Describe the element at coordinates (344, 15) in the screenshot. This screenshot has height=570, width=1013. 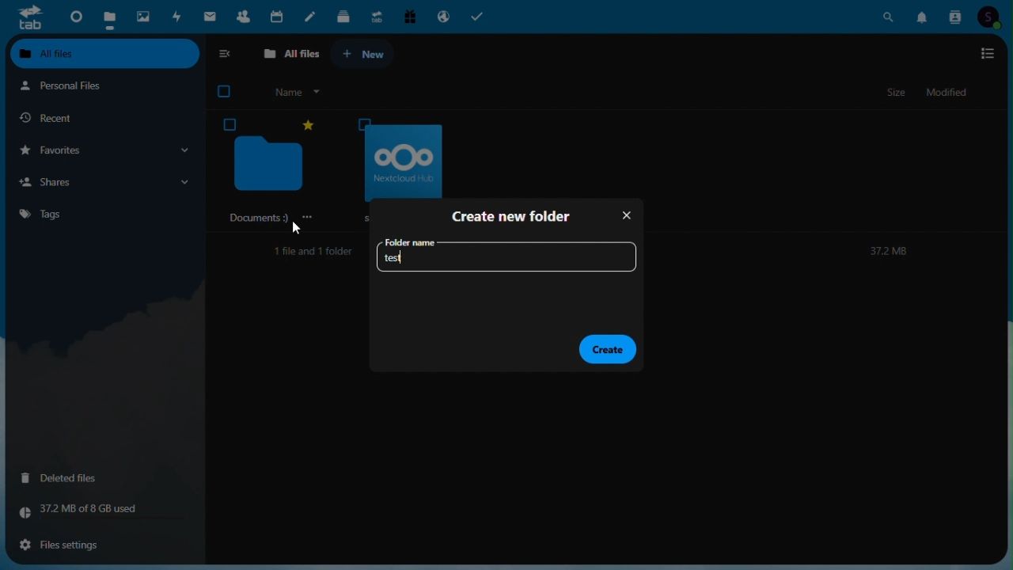
I see `deck` at that location.